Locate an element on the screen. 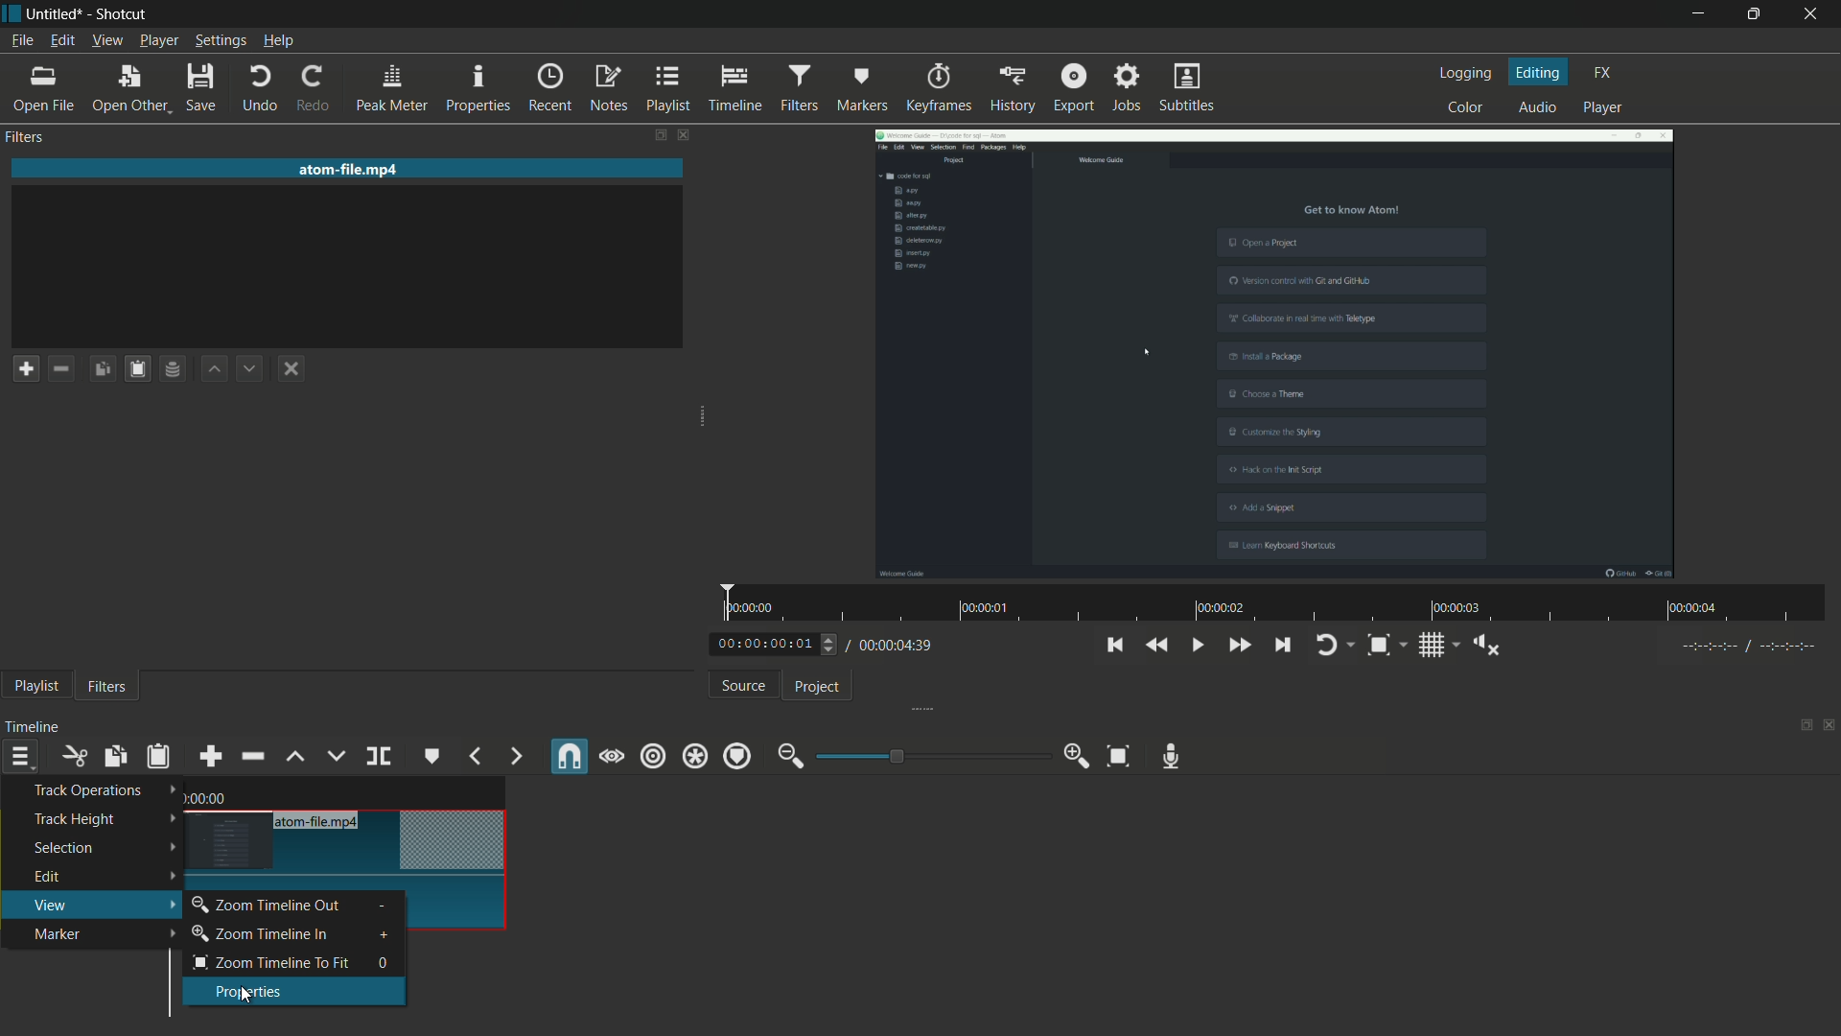 Image resolution: width=1841 pixels, height=1036 pixels. app name is located at coordinates (125, 15).